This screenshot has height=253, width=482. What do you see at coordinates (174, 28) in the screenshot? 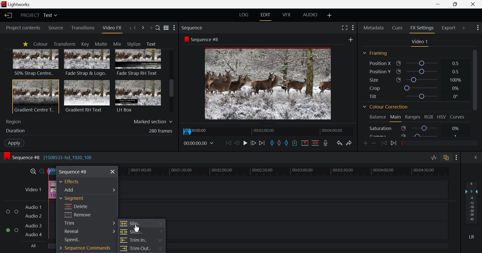
I see `Show Settings` at bounding box center [174, 28].